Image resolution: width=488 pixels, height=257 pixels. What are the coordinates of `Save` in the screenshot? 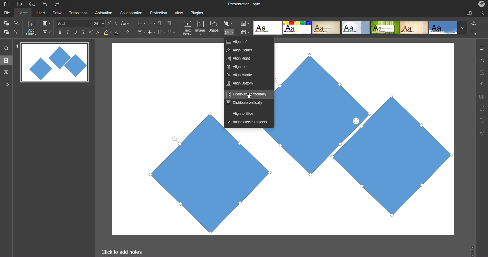 It's located at (6, 4).